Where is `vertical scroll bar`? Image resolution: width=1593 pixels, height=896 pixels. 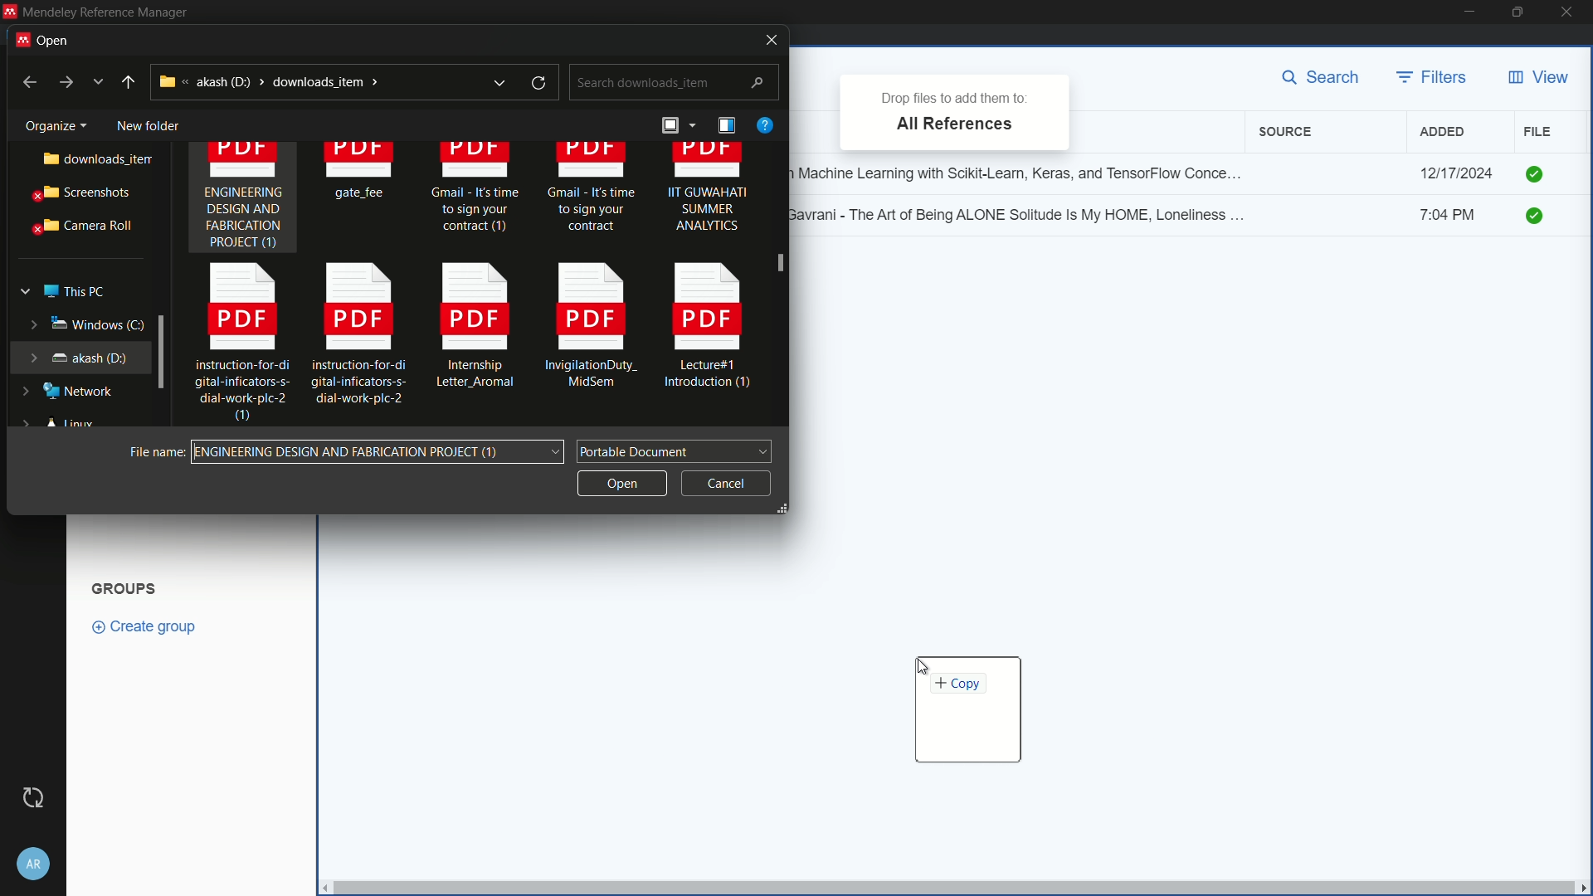
vertical scroll bar is located at coordinates (952, 888).